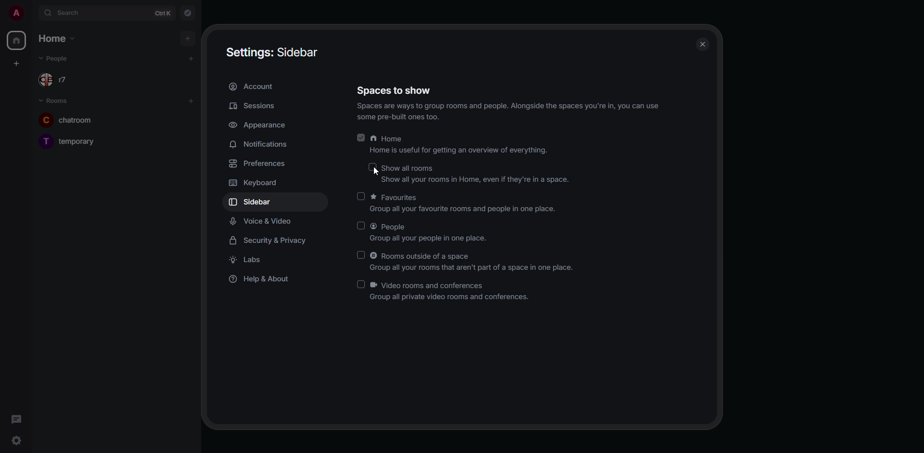  I want to click on home, so click(16, 40).